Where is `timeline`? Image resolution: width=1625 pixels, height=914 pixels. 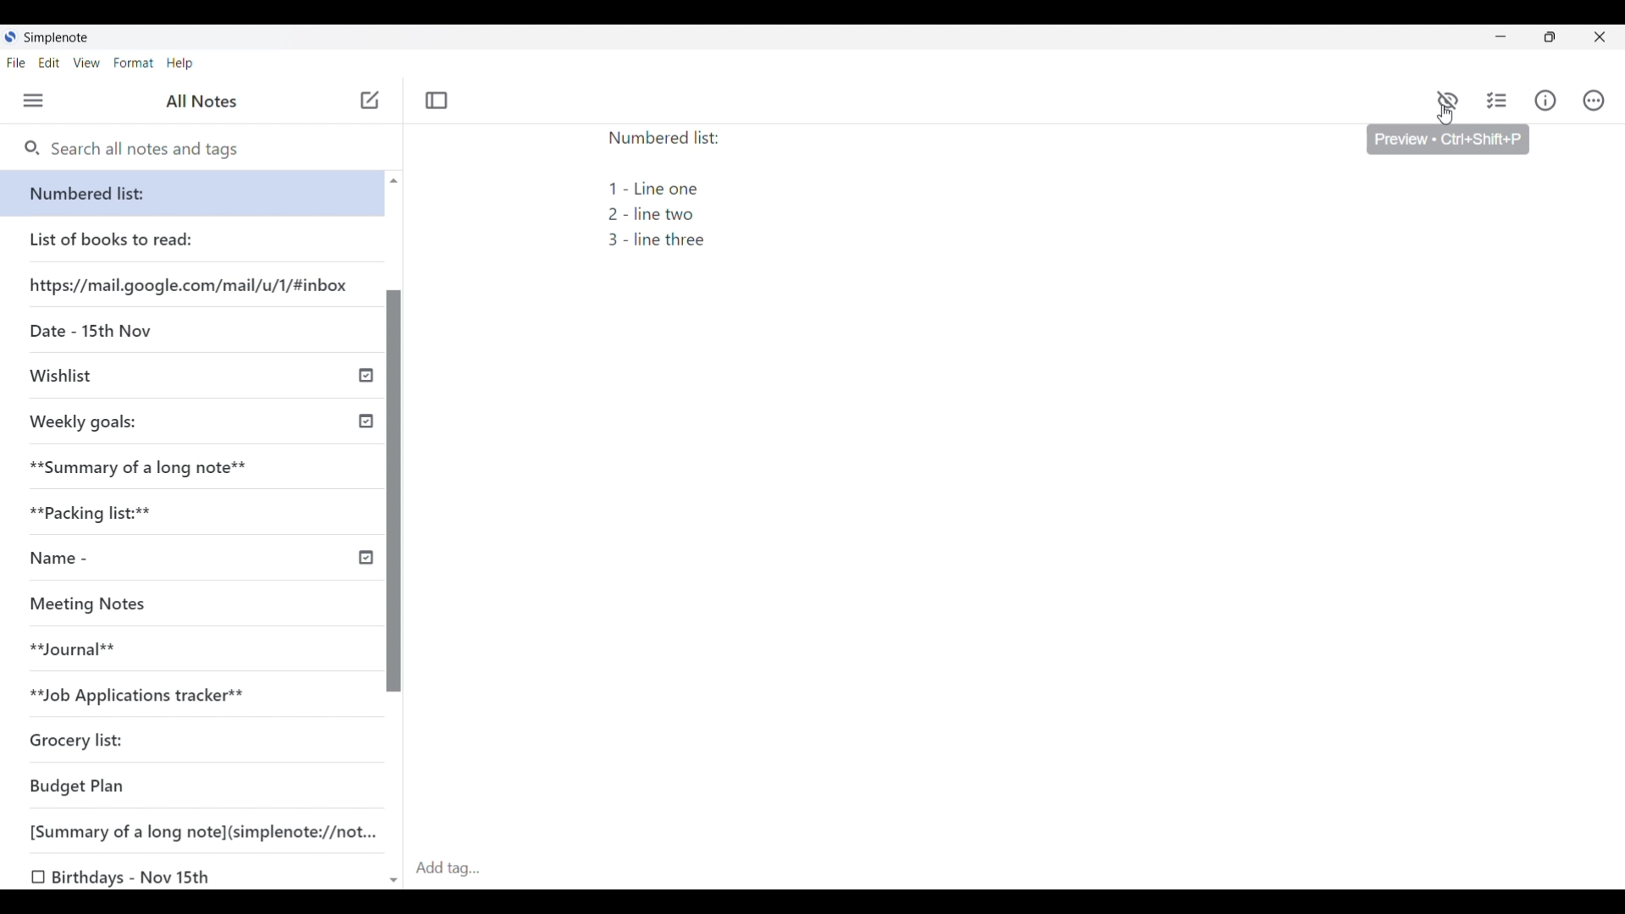
timeline is located at coordinates (365, 420).